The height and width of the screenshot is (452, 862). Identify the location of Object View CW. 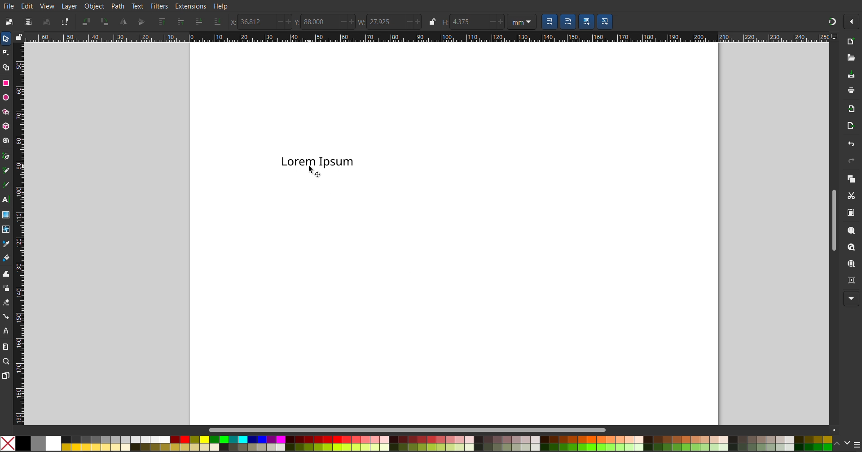
(105, 22).